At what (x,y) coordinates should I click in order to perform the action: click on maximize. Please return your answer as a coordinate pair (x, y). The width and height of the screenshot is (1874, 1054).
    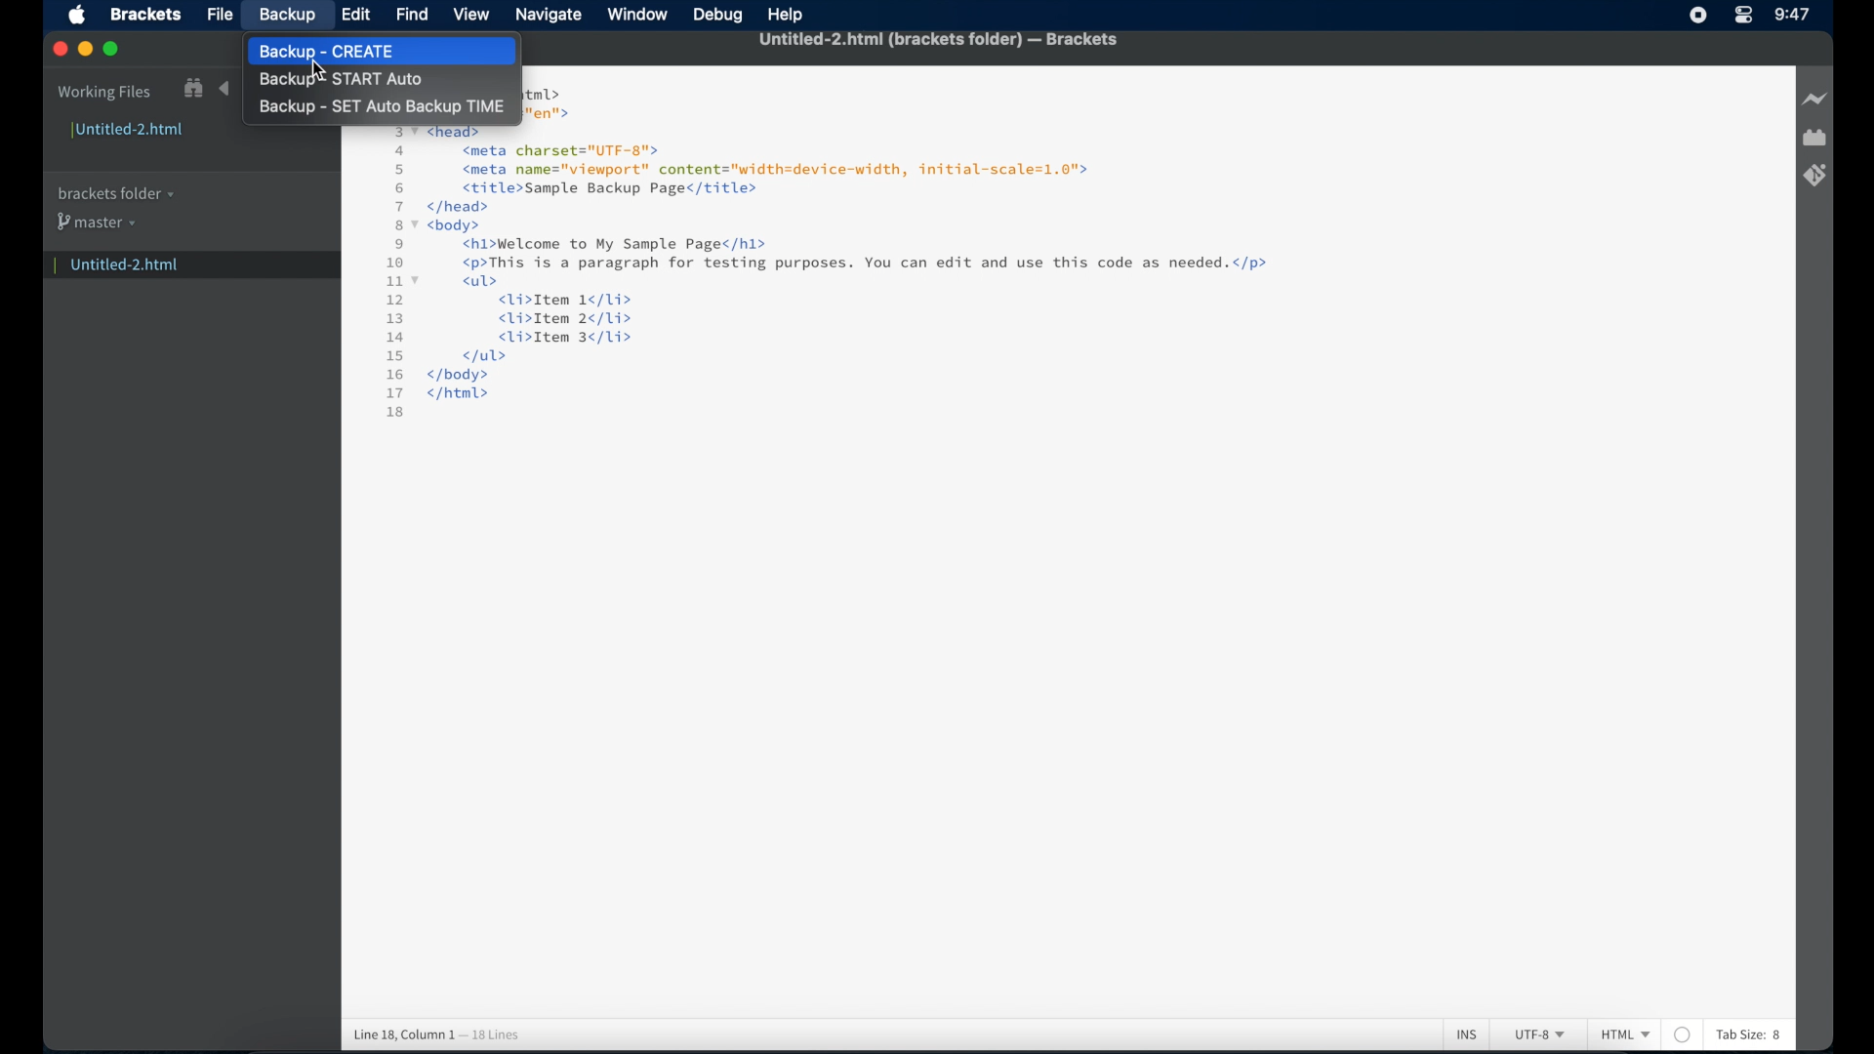
    Looking at the image, I should click on (112, 50).